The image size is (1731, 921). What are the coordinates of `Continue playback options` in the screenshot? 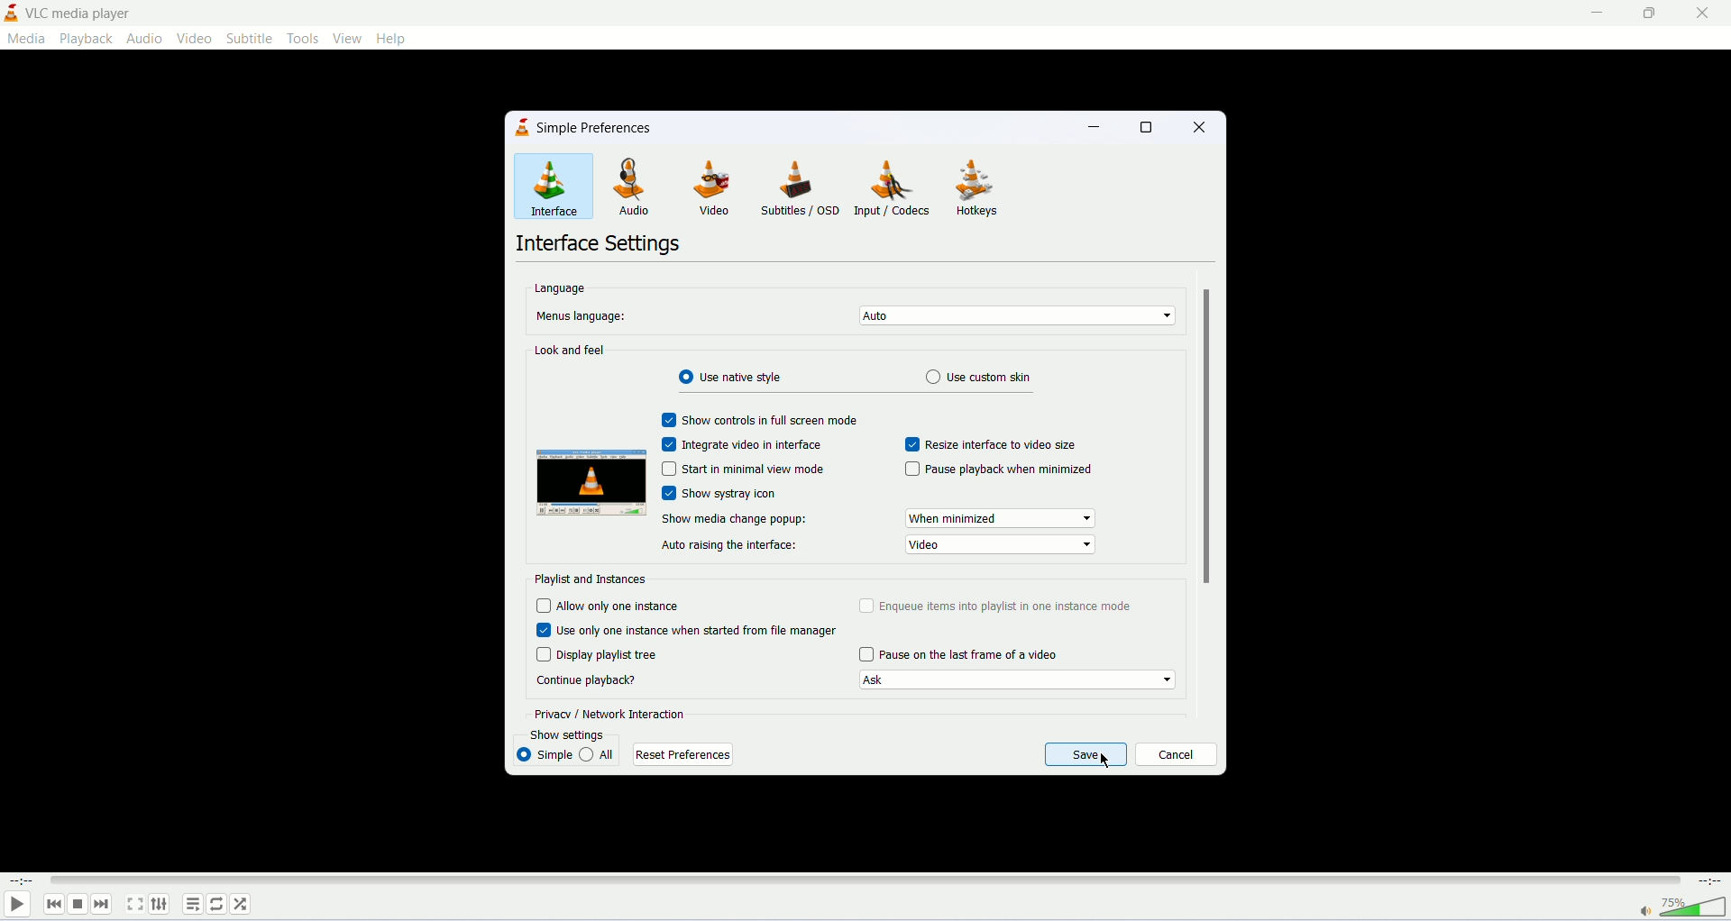 It's located at (1018, 680).